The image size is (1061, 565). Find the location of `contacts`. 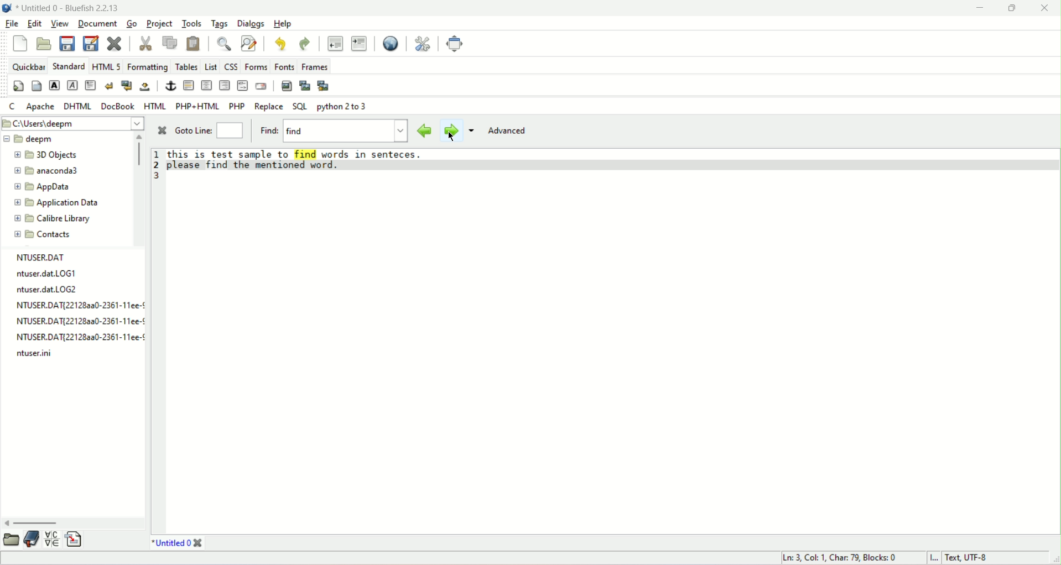

contacts is located at coordinates (41, 234).